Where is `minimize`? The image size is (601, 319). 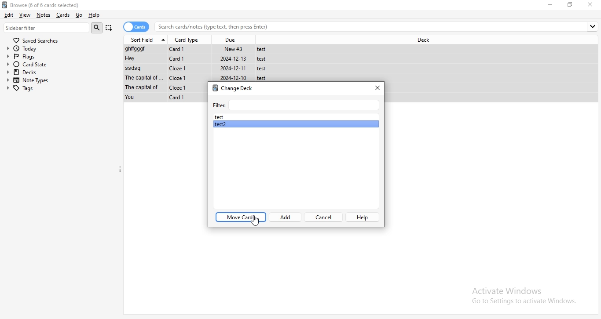
minimize is located at coordinates (551, 4).